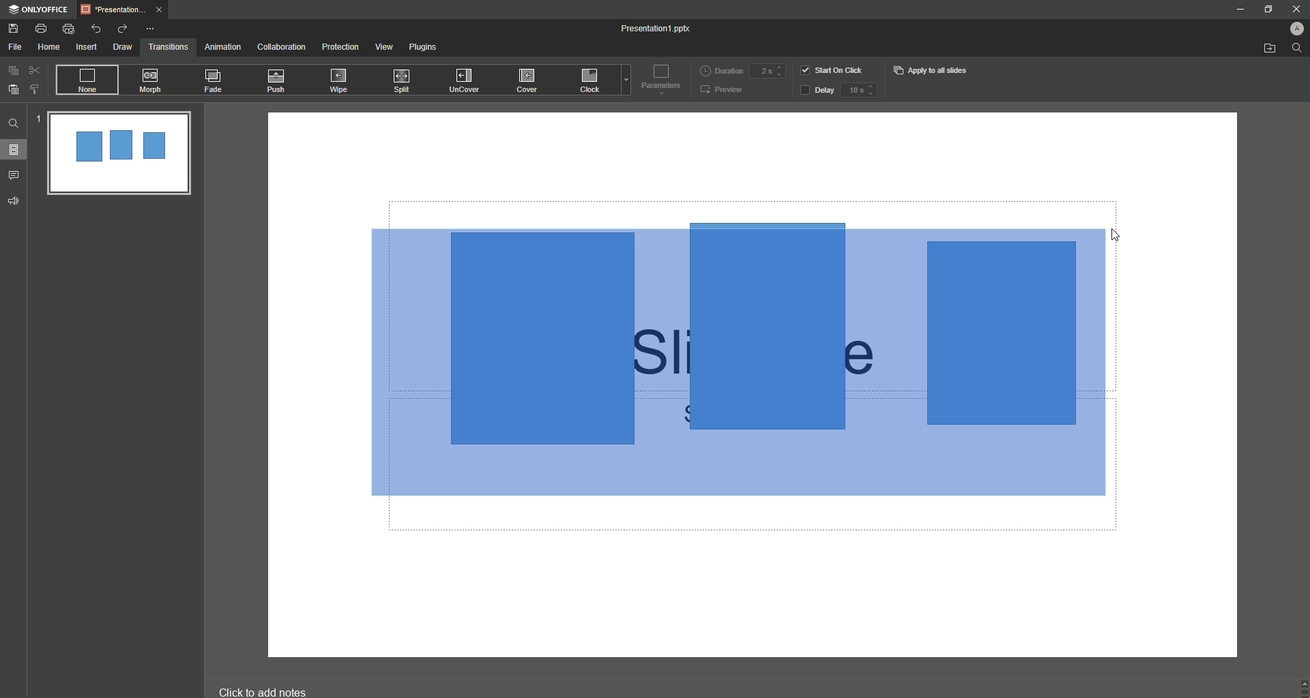 This screenshot has width=1310, height=698. I want to click on Split, so click(405, 82).